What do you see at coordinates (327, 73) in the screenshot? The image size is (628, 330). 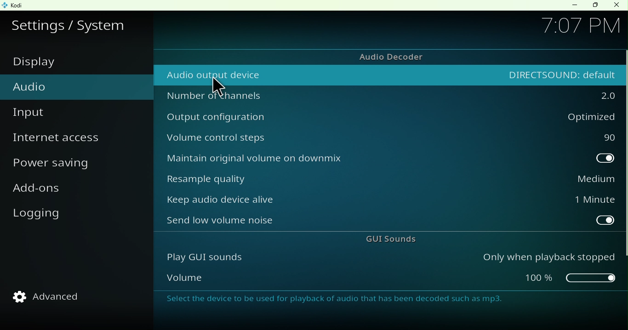 I see `Audio output device` at bounding box center [327, 73].